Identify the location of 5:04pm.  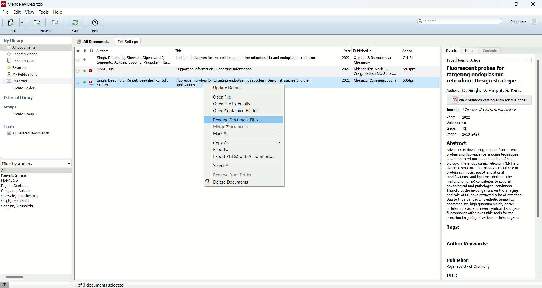
(409, 69).